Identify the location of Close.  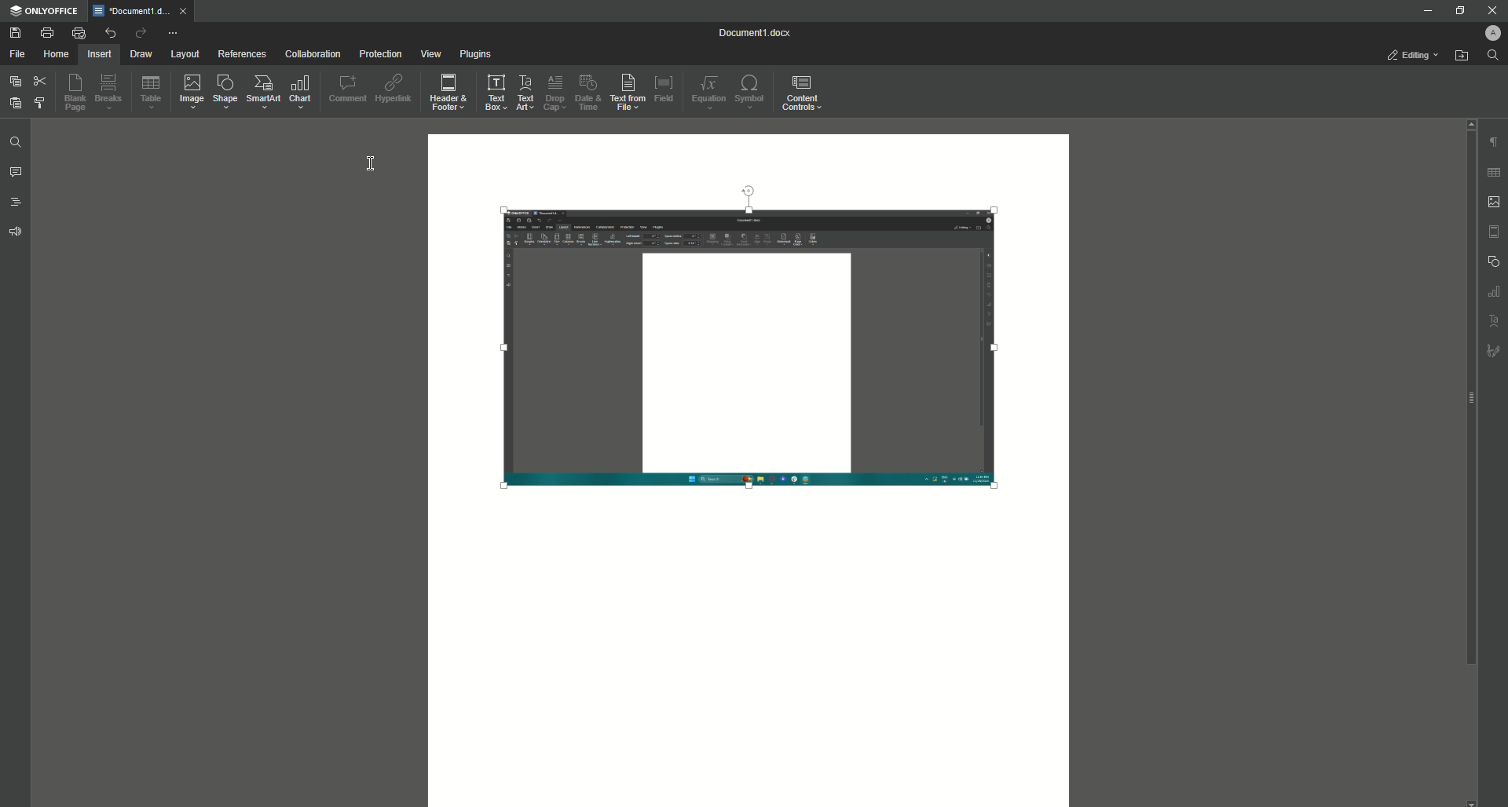
(1489, 9).